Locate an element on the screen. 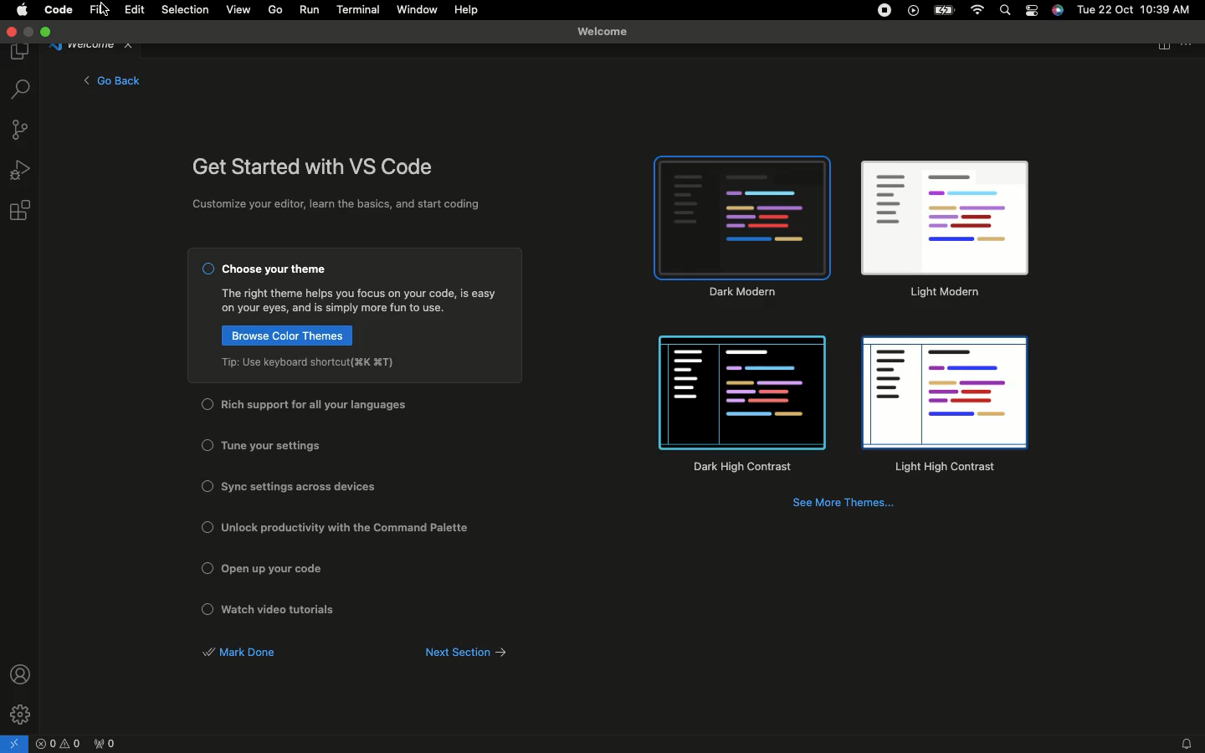  Accounts is located at coordinates (23, 674).